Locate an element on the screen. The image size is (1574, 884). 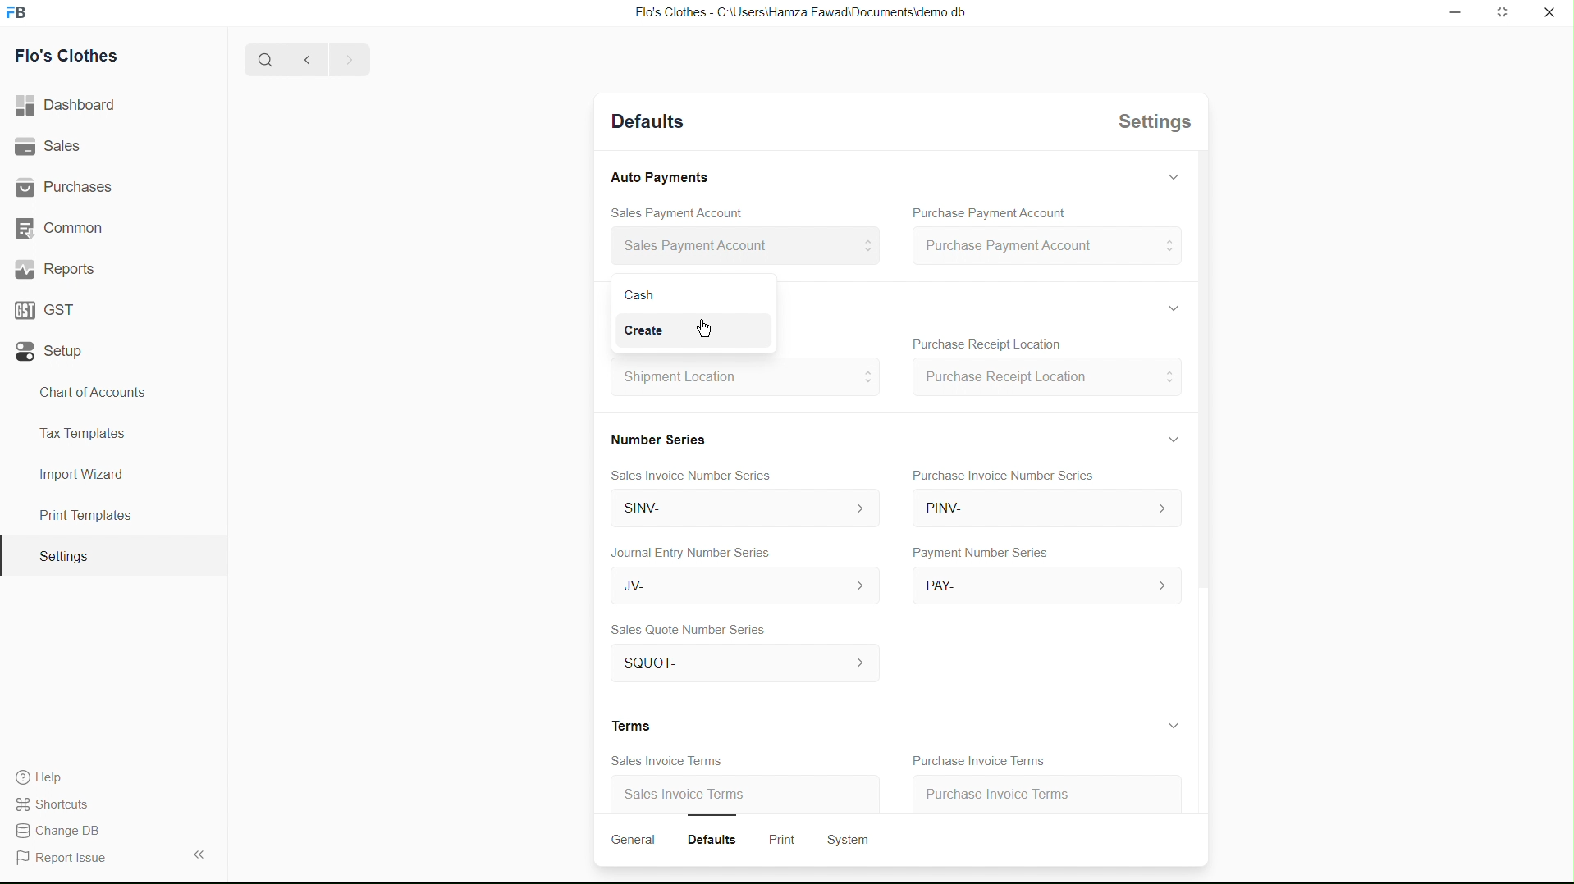
Flo's Clothes is located at coordinates (74, 58).